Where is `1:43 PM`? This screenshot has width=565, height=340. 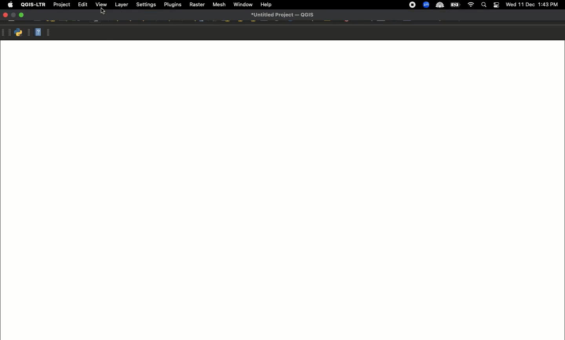 1:43 PM is located at coordinates (549, 4).